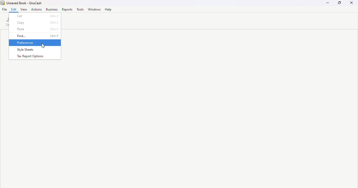 Image resolution: width=358 pixels, height=188 pixels. I want to click on File, so click(4, 9).